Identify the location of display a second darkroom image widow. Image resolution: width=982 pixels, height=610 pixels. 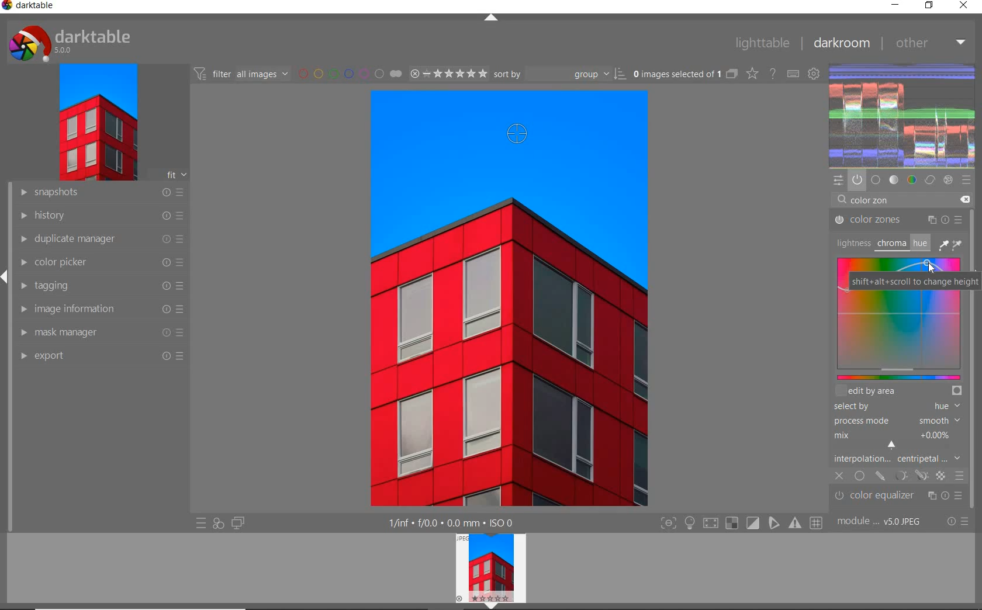
(238, 522).